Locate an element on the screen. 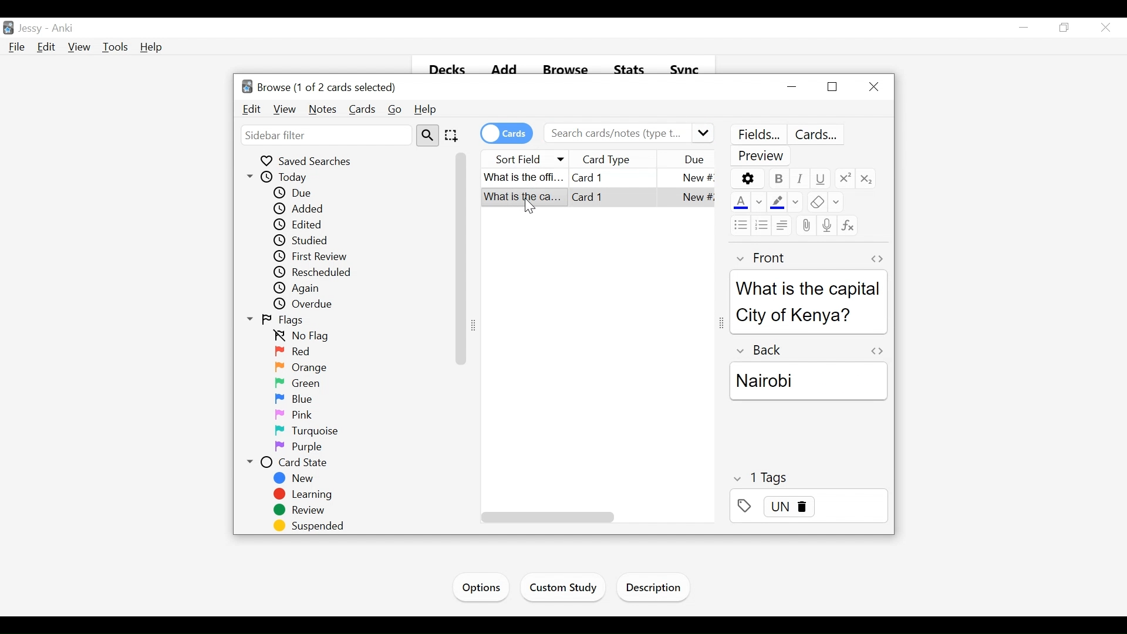 Image resolution: width=1127 pixels, height=634 pixels. Change color is located at coordinates (759, 203).